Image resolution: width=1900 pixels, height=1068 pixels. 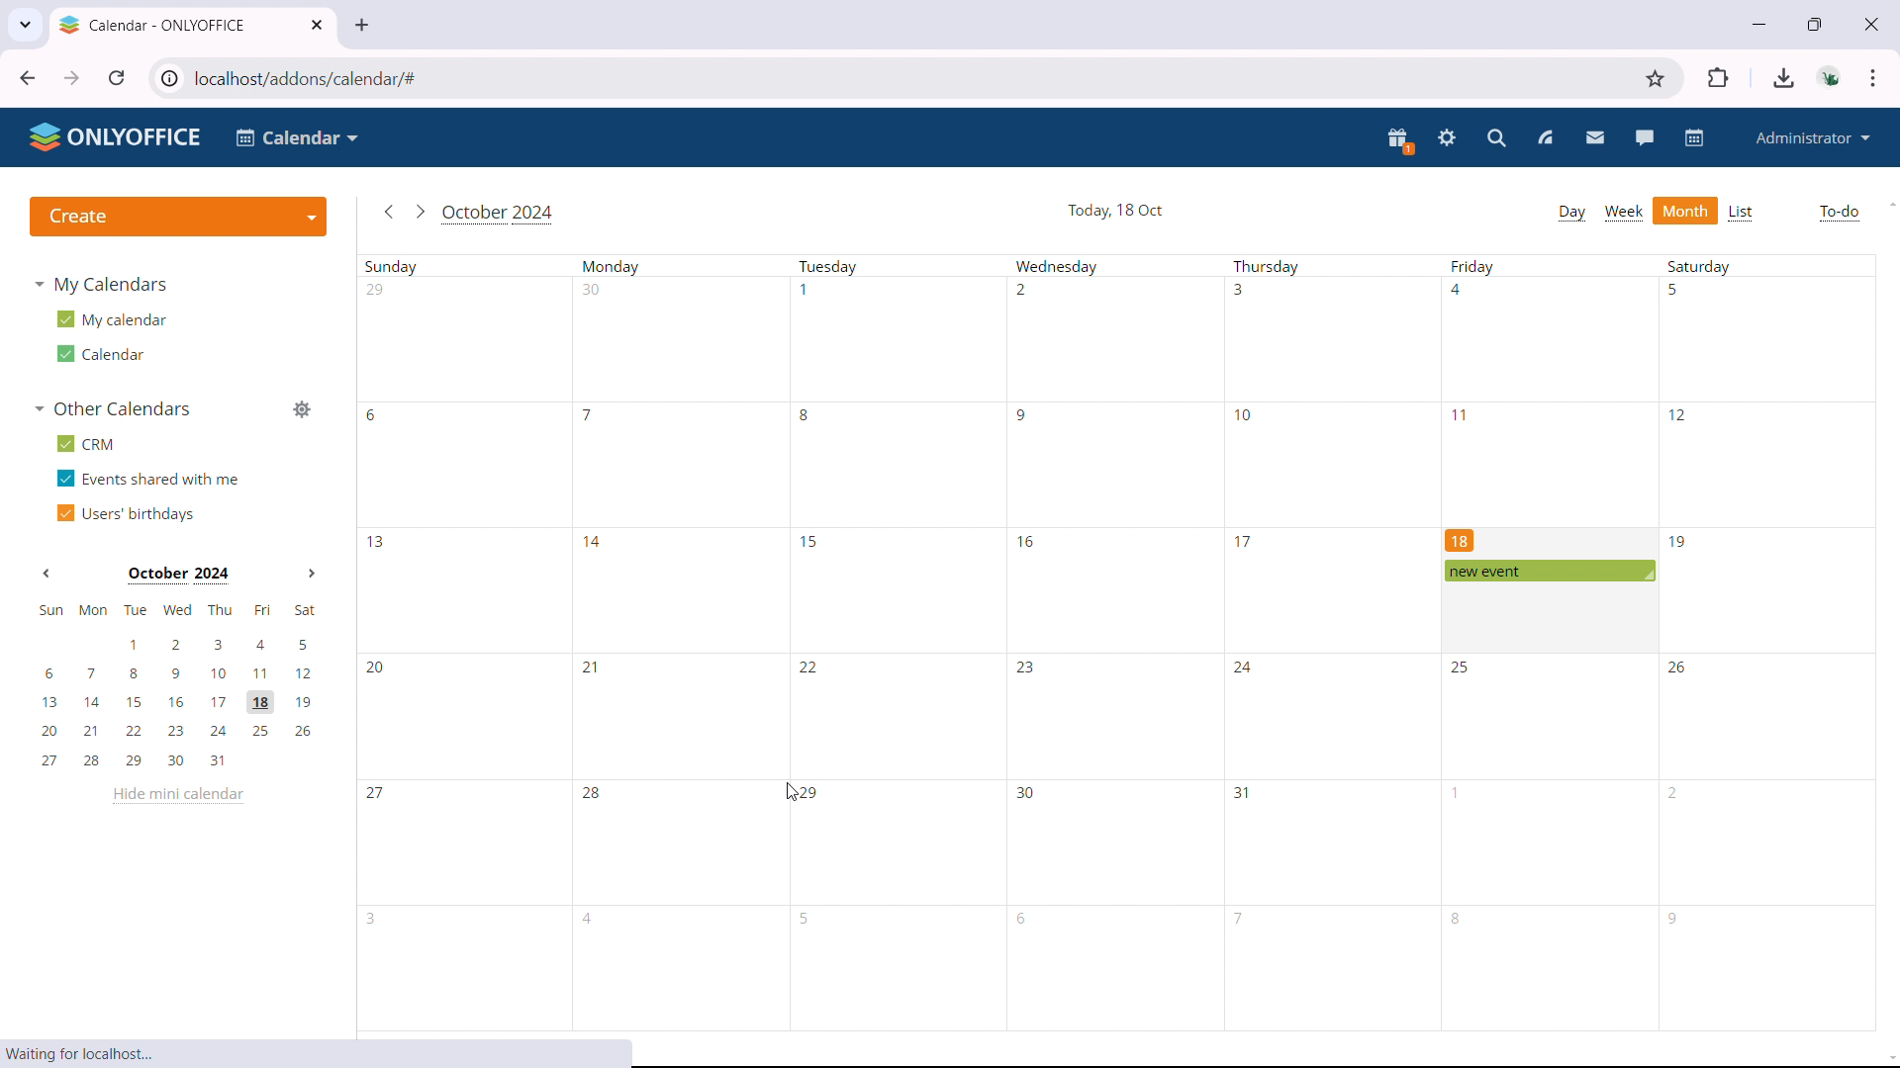 I want to click on 22, so click(x=809, y=667).